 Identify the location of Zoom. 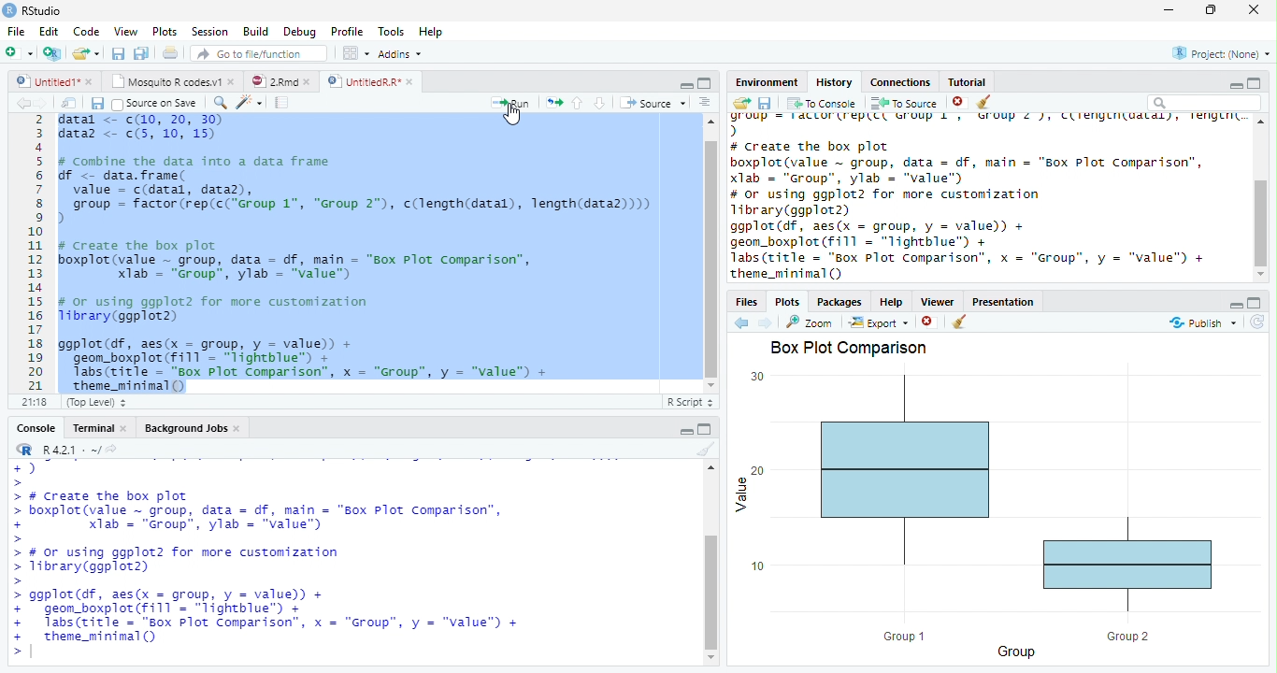
(810, 322).